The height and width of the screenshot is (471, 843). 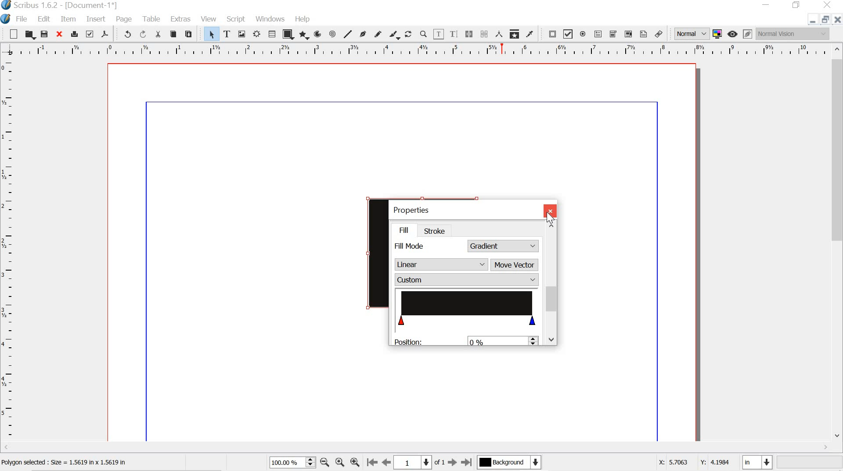 What do you see at coordinates (45, 18) in the screenshot?
I see `edit` at bounding box center [45, 18].